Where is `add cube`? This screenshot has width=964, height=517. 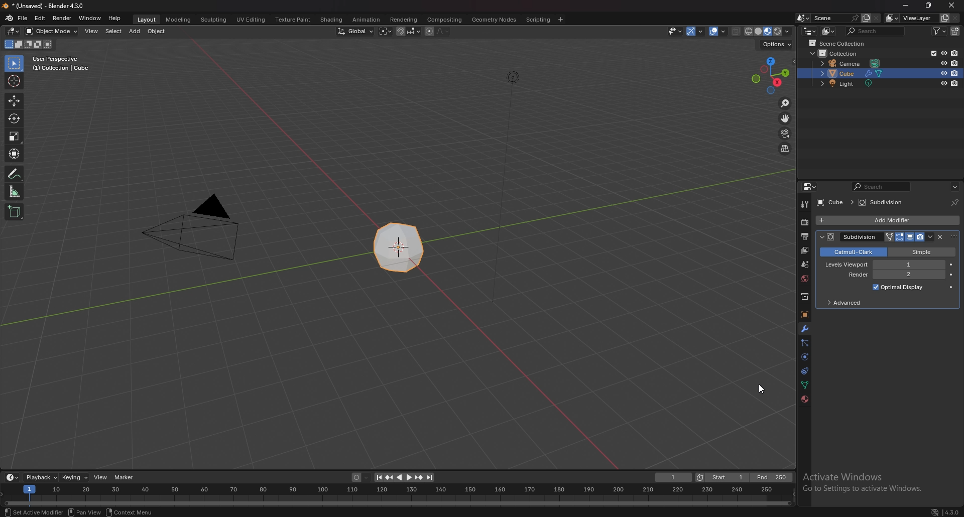 add cube is located at coordinates (14, 212).